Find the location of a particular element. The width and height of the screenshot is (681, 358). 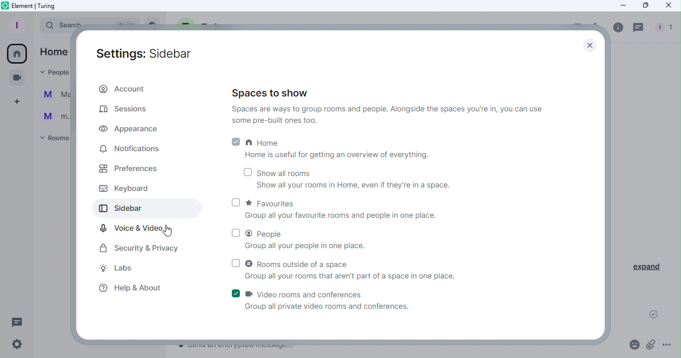

Video and conferences is located at coordinates (351, 298).